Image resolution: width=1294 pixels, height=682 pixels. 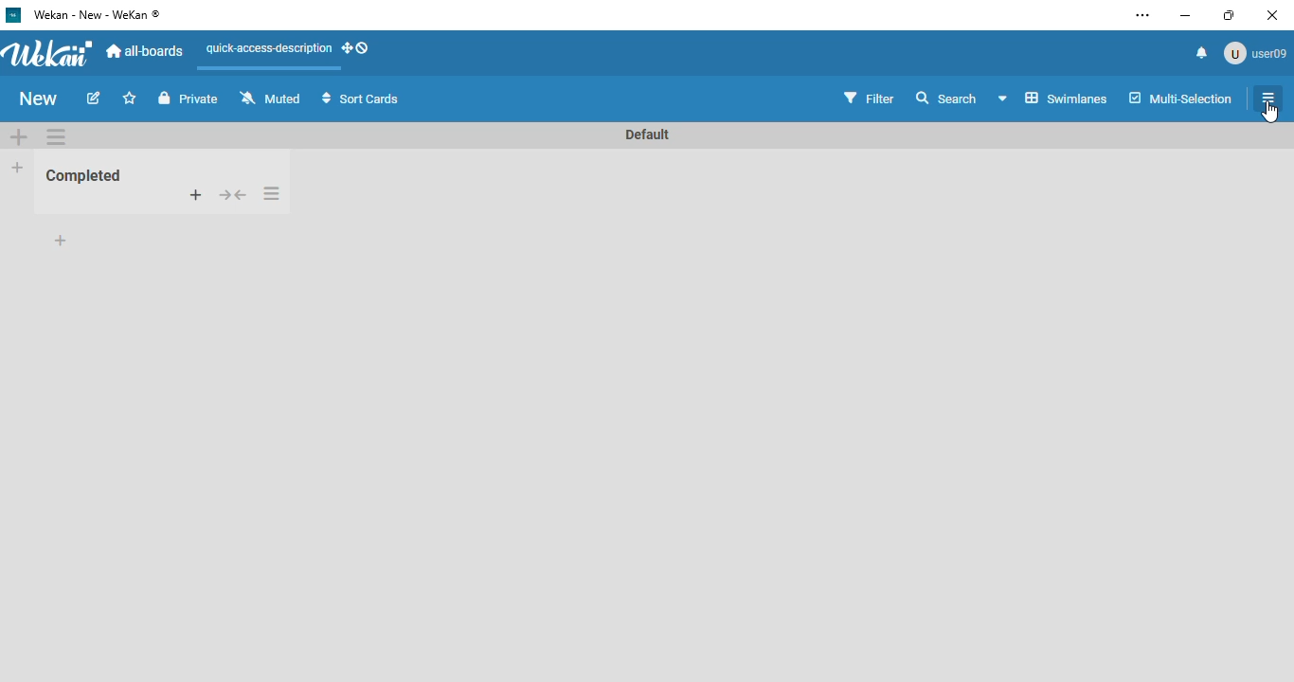 I want to click on list actions, so click(x=274, y=195).